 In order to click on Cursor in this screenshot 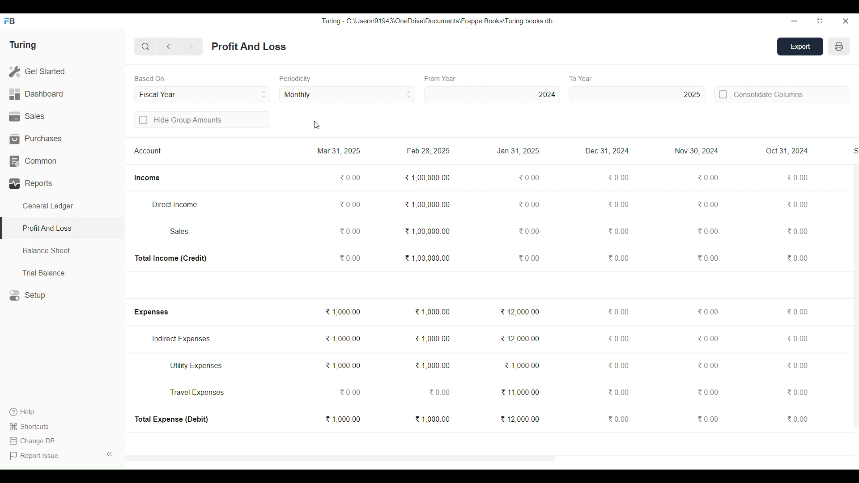, I will do `click(316, 125)`.